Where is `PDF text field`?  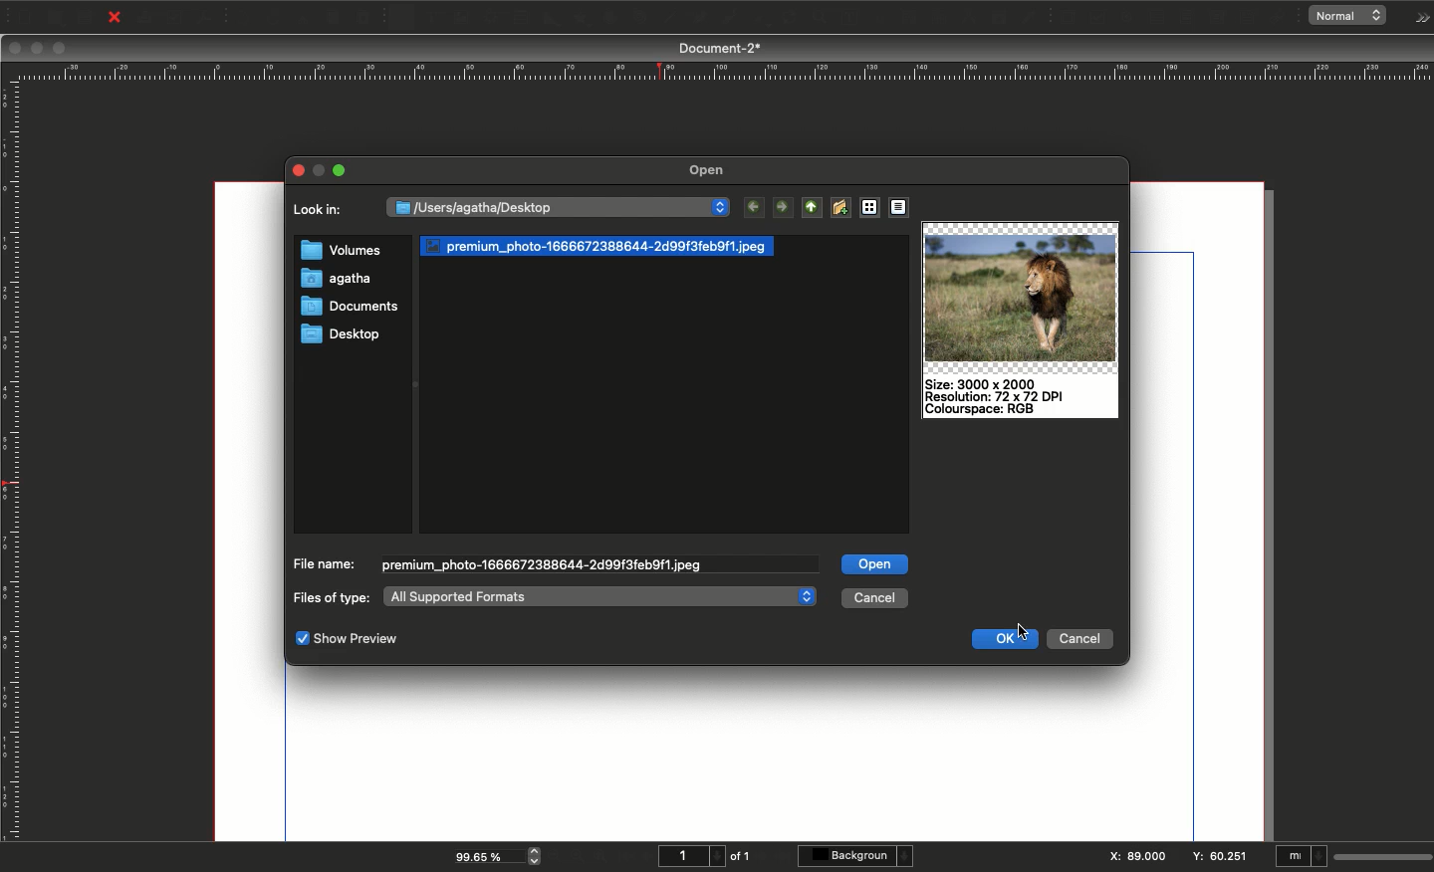
PDF text field is located at coordinates (1156, 18).